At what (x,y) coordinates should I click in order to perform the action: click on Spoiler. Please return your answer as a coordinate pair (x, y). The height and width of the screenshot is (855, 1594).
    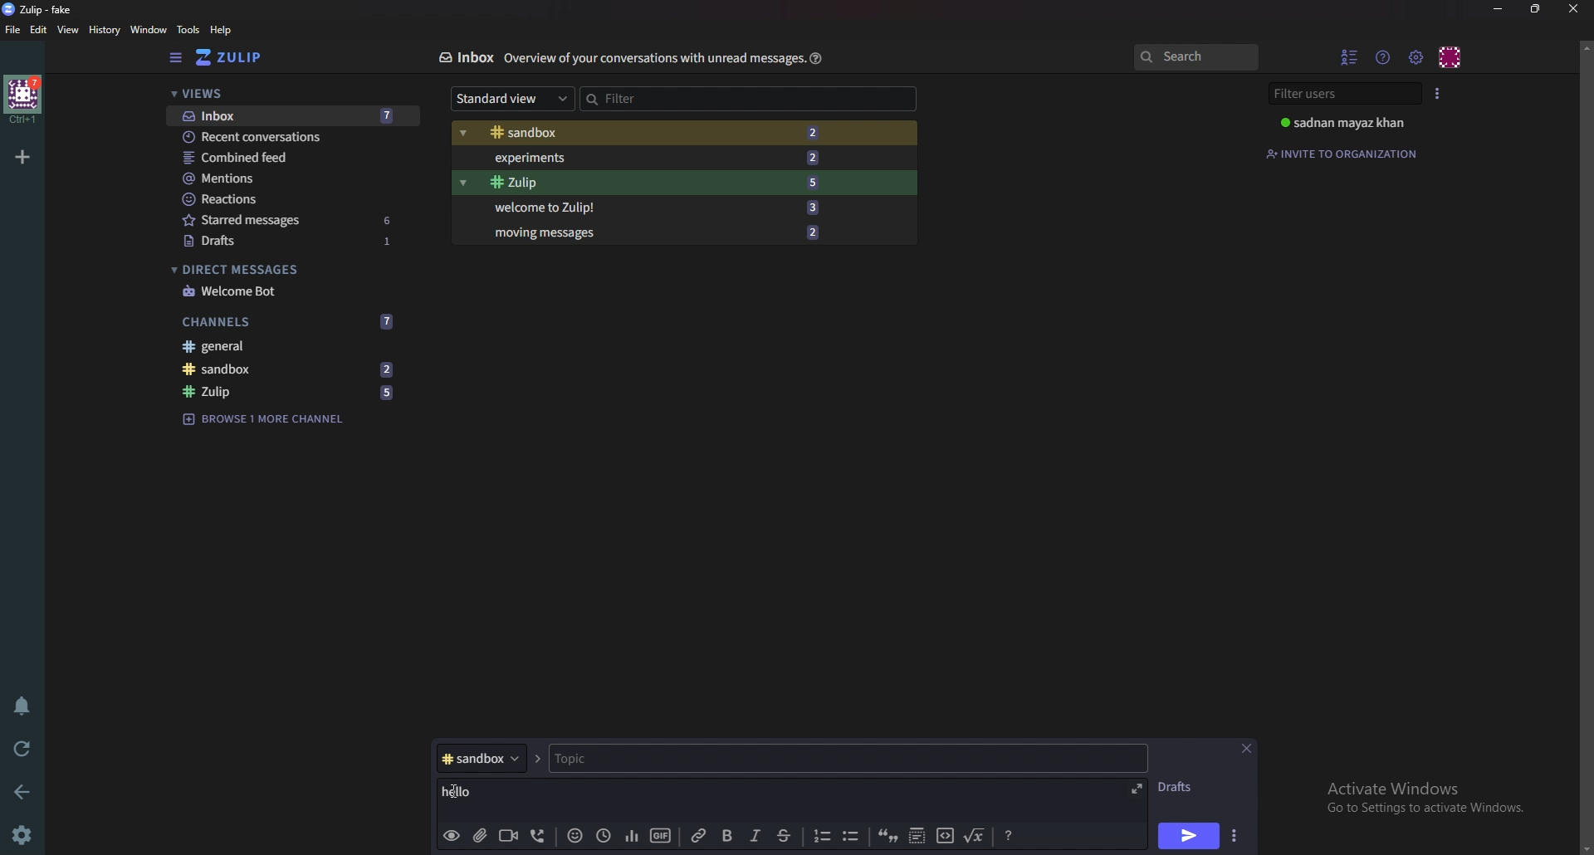
    Looking at the image, I should click on (918, 837).